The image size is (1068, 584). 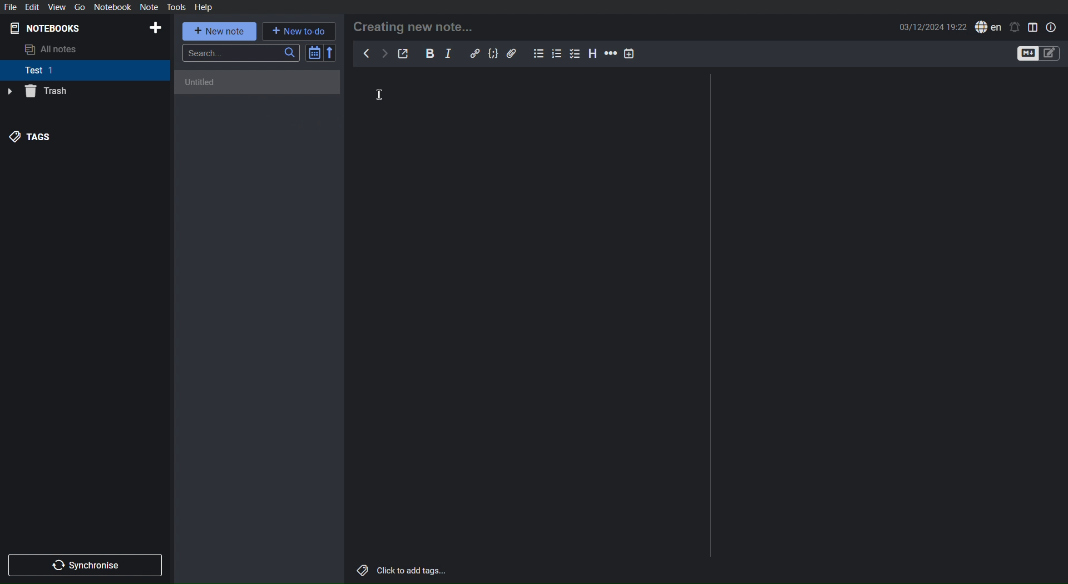 I want to click on Insert Link, so click(x=474, y=53).